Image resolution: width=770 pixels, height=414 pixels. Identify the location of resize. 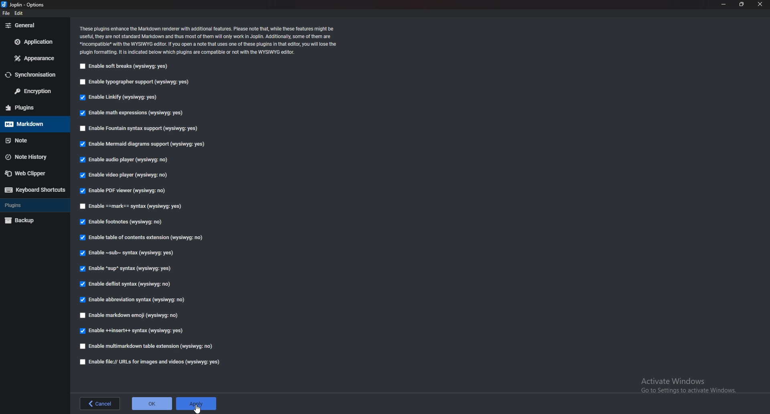
(742, 4).